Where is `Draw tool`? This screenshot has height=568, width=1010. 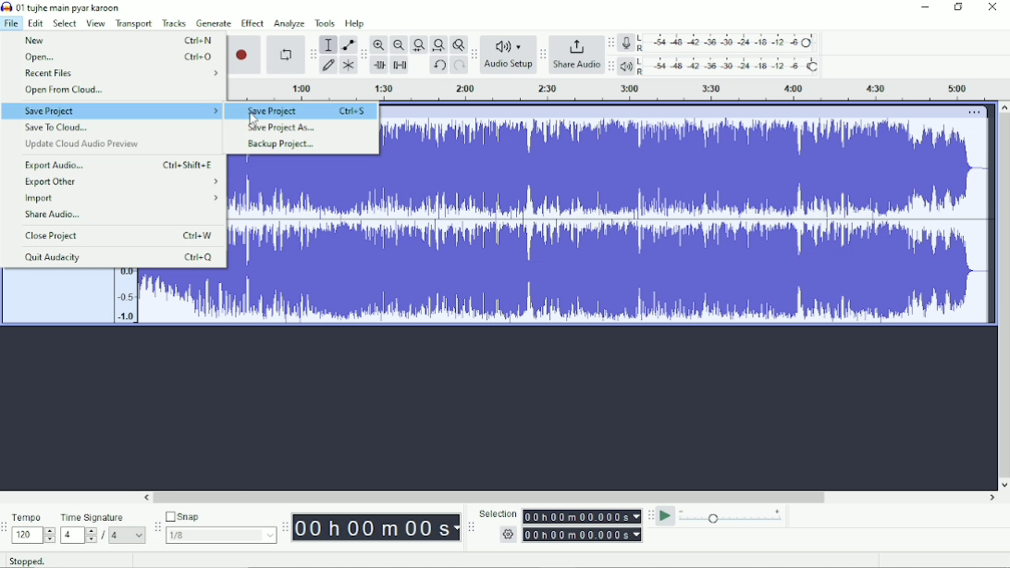
Draw tool is located at coordinates (330, 66).